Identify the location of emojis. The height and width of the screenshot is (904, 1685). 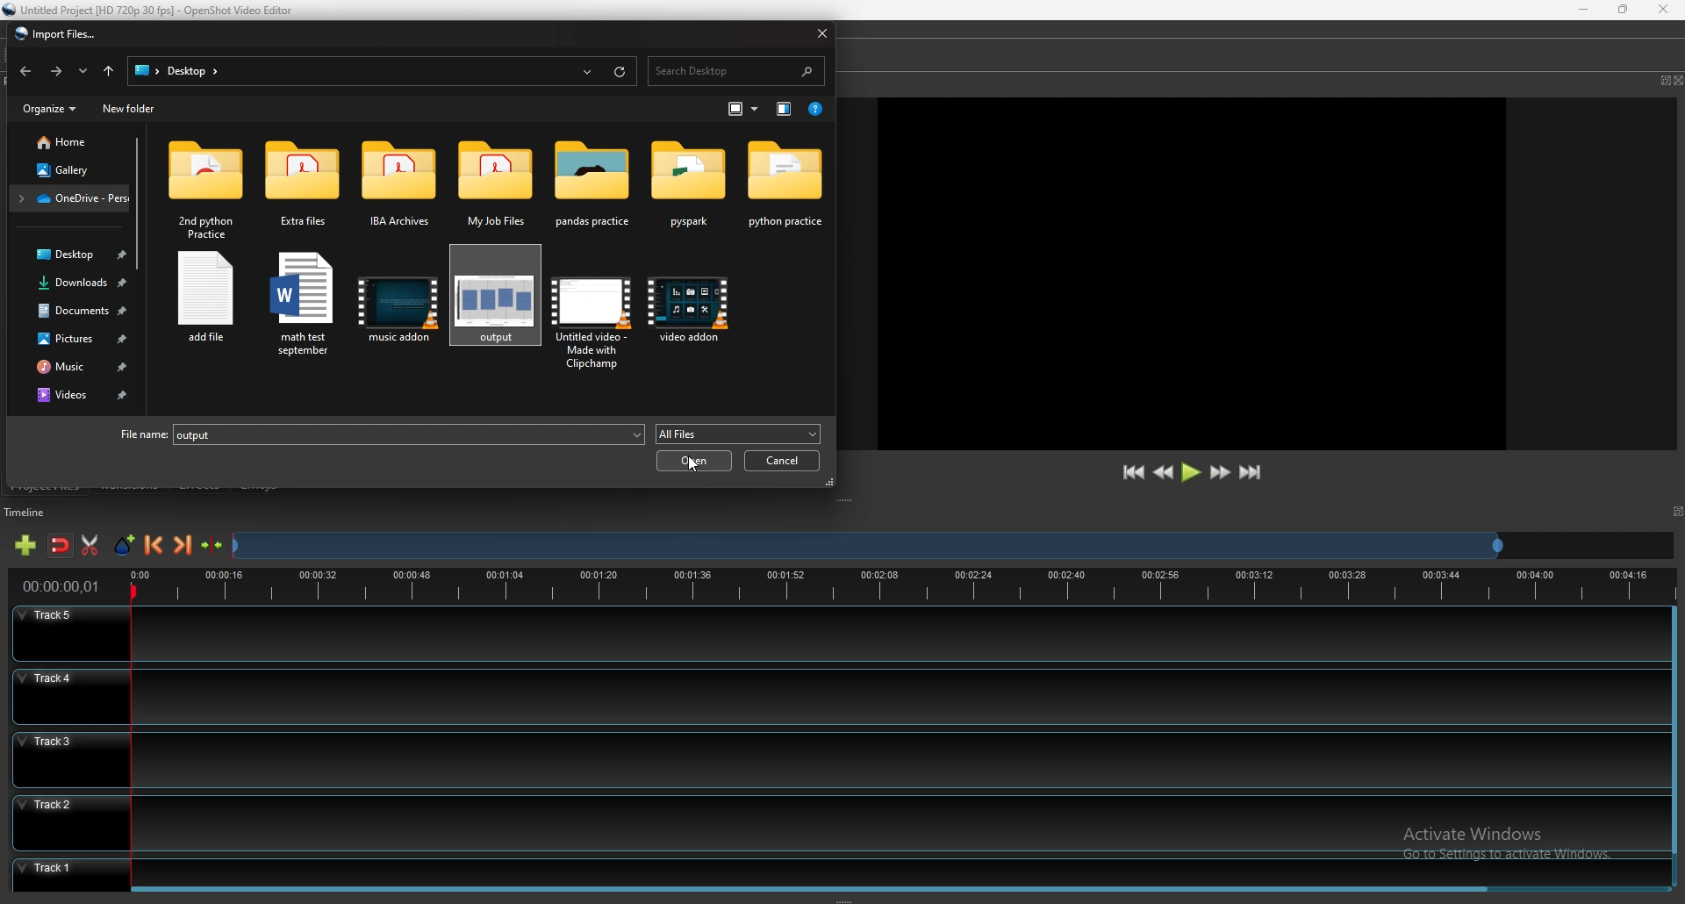
(259, 484).